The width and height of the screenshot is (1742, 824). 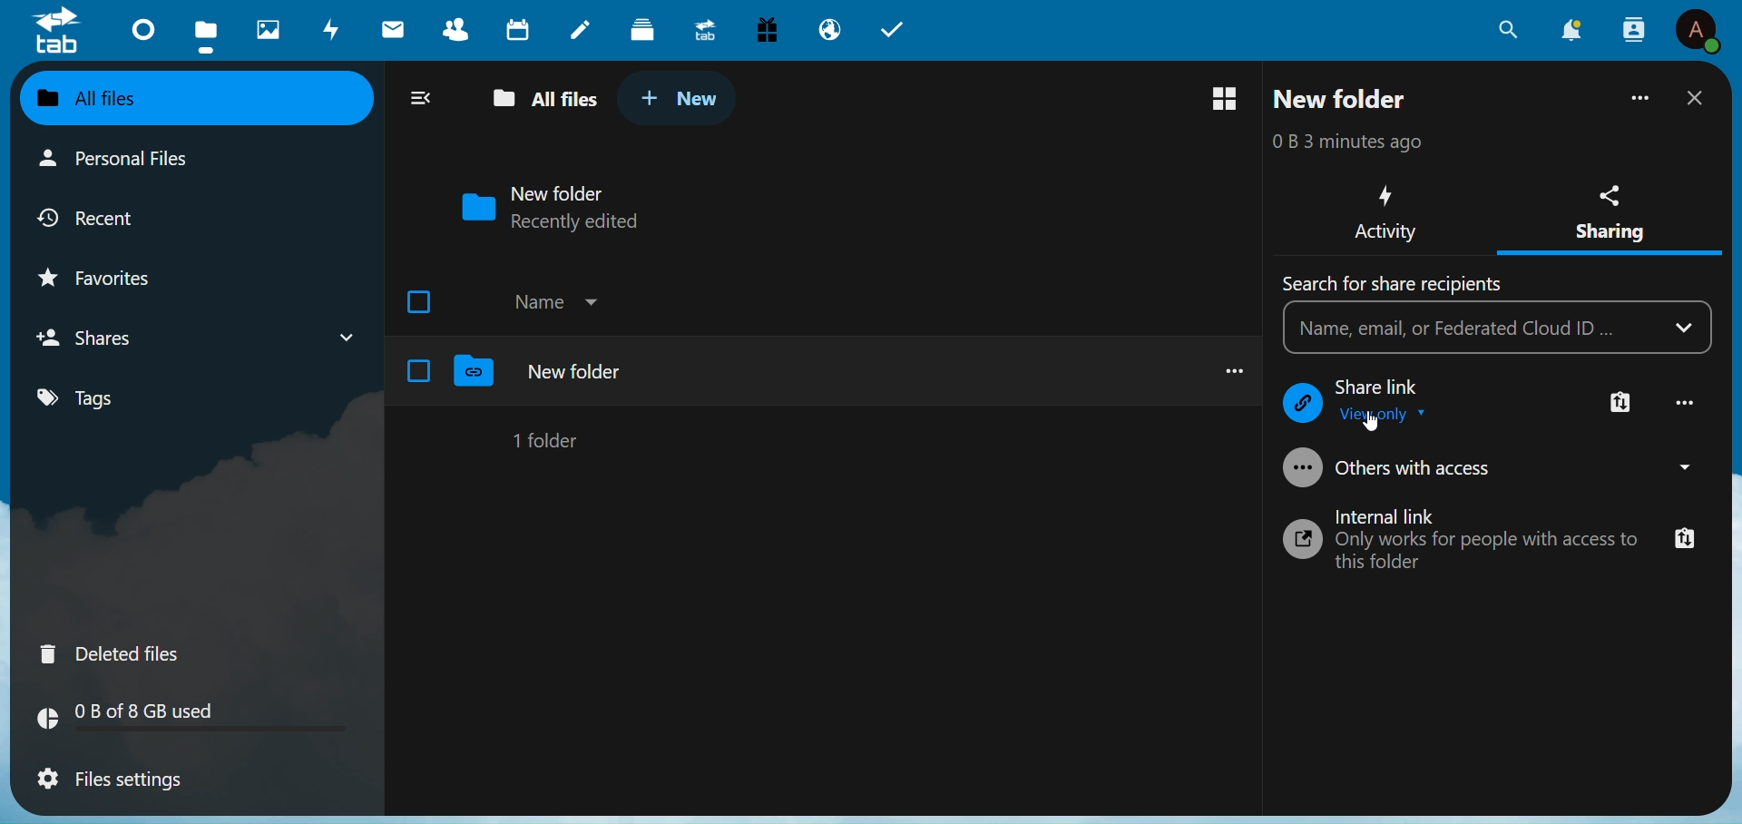 I want to click on Icon, so click(x=1302, y=404).